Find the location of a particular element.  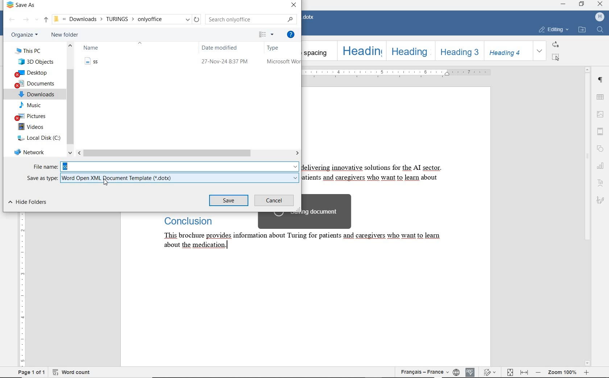

HEADING 4 is located at coordinates (507, 51).